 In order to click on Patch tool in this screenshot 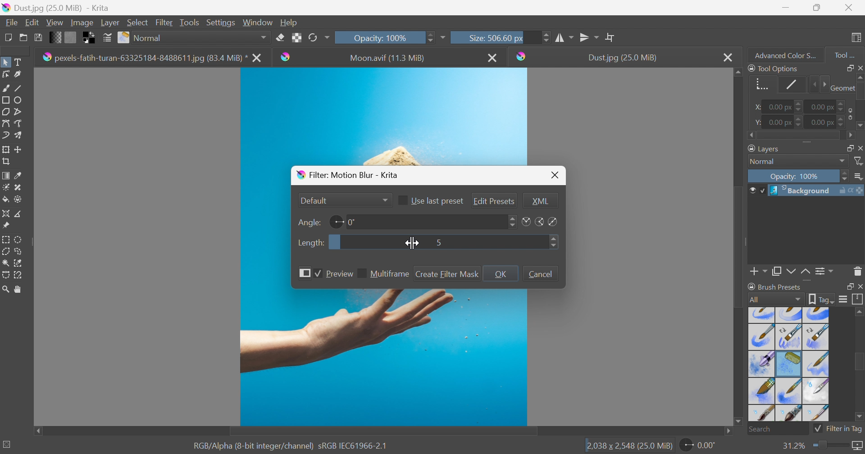, I will do `click(17, 187)`.